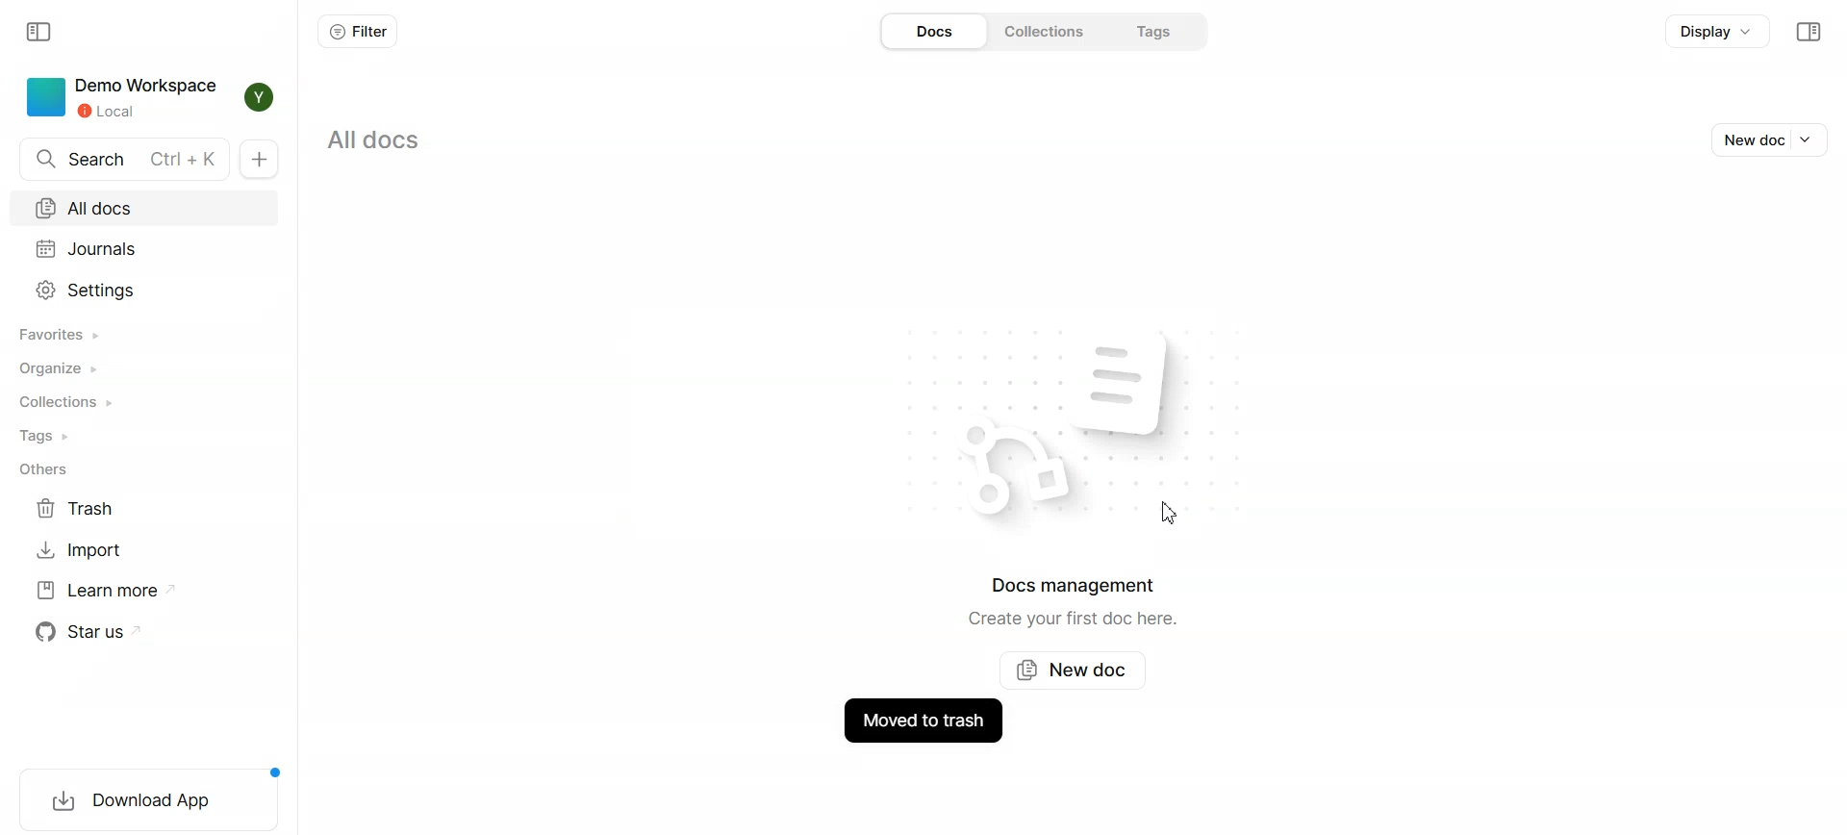  Describe the element at coordinates (128, 632) in the screenshot. I see `Star us` at that location.